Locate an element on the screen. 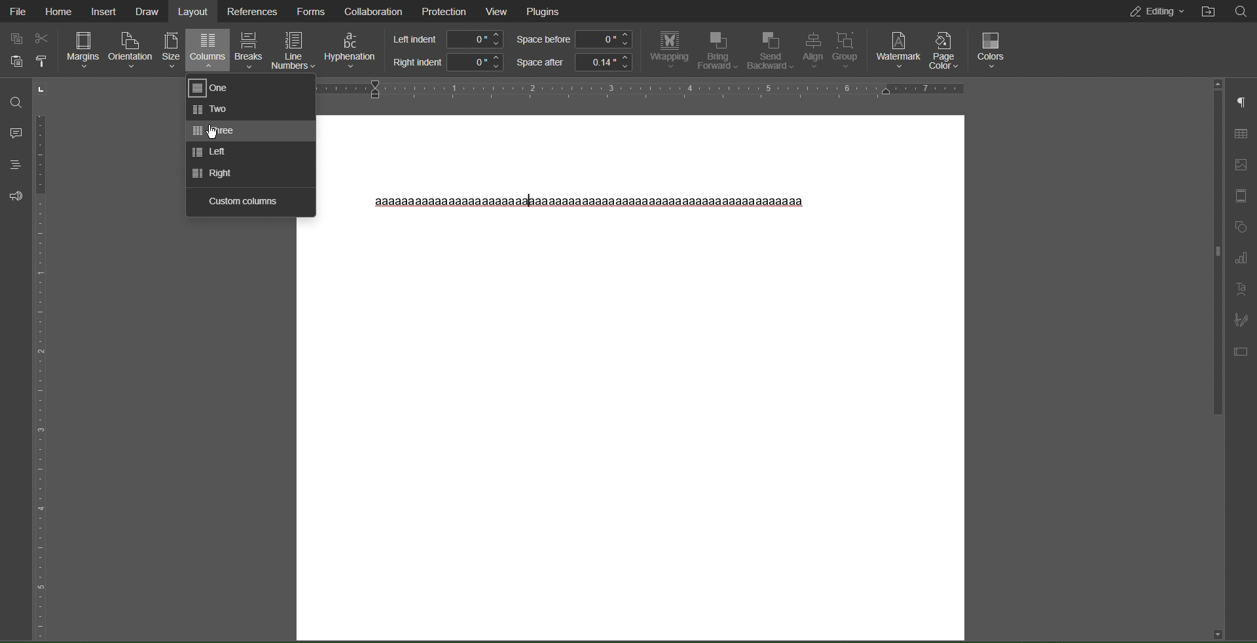 The height and width of the screenshot is (643, 1257). aaaaaaaaaaaaaaaaaaaaaaapaaaaaaaaaaaaaaaaaaaaaaaaaaaaaaaaaaaaaaaa is located at coordinates (590, 202).